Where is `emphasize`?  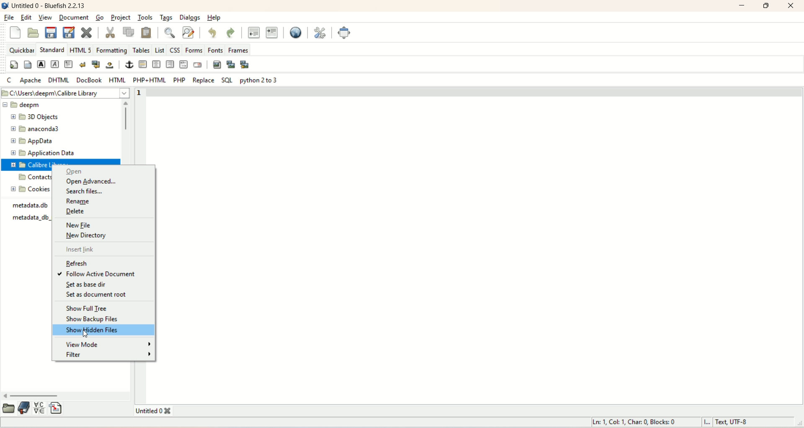
emphasize is located at coordinates (55, 64).